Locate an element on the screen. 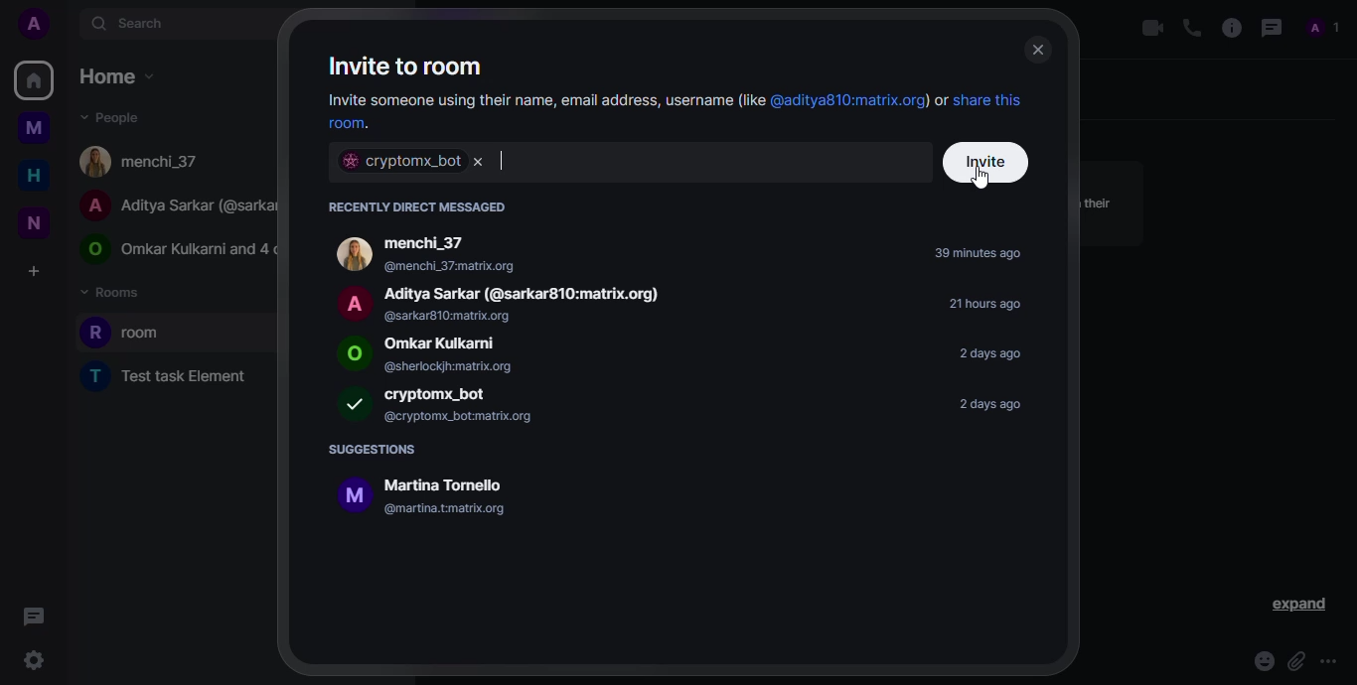 The width and height of the screenshot is (1357, 685). home is located at coordinates (34, 176).